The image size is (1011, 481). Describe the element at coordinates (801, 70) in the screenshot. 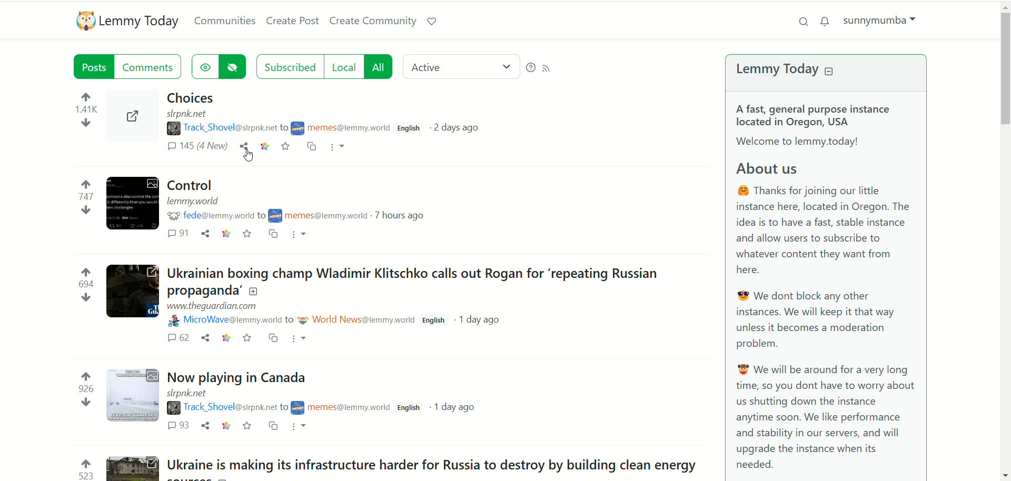

I see `lemmy today` at that location.